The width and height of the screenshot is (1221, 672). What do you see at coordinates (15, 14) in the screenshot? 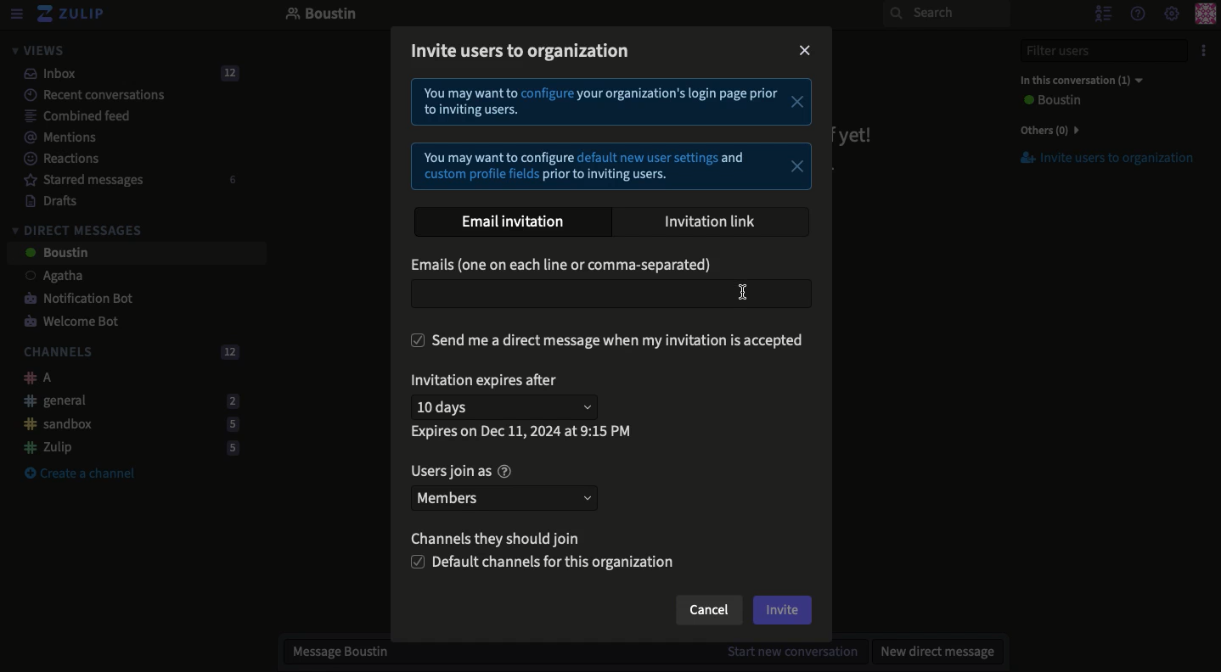
I see `View menu` at bounding box center [15, 14].